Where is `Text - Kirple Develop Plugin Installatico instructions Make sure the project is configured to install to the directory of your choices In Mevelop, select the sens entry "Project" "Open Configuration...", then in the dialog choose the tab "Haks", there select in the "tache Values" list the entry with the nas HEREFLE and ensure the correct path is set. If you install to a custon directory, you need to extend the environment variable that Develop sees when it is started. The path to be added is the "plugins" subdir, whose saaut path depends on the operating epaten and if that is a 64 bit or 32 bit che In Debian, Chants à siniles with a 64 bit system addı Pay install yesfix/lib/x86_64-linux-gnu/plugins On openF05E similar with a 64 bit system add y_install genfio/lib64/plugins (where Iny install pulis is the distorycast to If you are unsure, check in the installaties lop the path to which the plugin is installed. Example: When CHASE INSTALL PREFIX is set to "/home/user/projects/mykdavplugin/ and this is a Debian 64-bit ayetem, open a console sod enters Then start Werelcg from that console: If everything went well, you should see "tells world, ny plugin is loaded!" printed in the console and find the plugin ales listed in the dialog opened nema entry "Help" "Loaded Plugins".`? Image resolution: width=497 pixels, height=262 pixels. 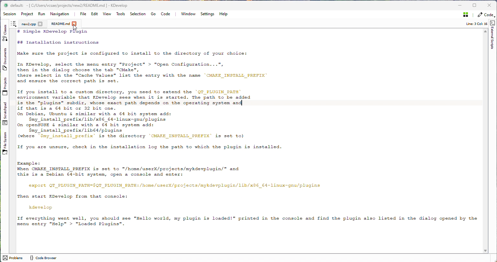
Text - Kirple Develop Plugin Installatico instructions Make sure the project is configured to install to the directory of your choices In Mevelop, select the sens entry "Project" "Open Configuration...", then in the dialog choose the tab "Haks", there select in the "tache Values" list the entry with the nas HEREFLE and ensure the correct path is set. If you install to a custon directory, you need to extend the environment variable that Develop sees when it is started. The path to be added is the "plugins" subdir, whose saaut path depends on the operating epaten and if that is a 64 bit or 32 bit che In Debian, Chants à siniles with a 64 bit system addı Pay install yesfix/lib/x86_64-linux-gnu/plugins On openF05E similar with a 64 bit system add y_install genfio/lib64/plugins (where Iny install pulis is the distorycast to If you are unsure, check in the installaties lop the path to which the plugin is installed. Example: When CHASE INSTALL PREFIX is set to "/home/user/projects/mykdavplugin/ and this is a Debian 64-bit ayetem, open a console sod enters Then start Werelcg from that console: If everything went well, you should see "tells world, ny plugin is loaded!" printed in the console and find the plugin ales listed in the dialog opened nema entry "Help" "Loaded Plugins". is located at coordinates (250, 128).